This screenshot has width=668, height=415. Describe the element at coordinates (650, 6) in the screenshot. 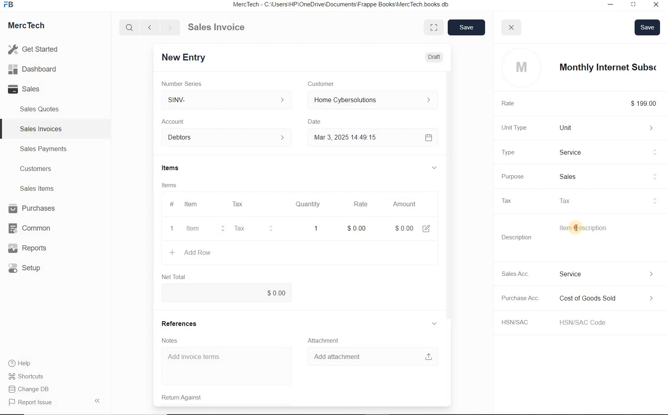

I see `Close` at that location.